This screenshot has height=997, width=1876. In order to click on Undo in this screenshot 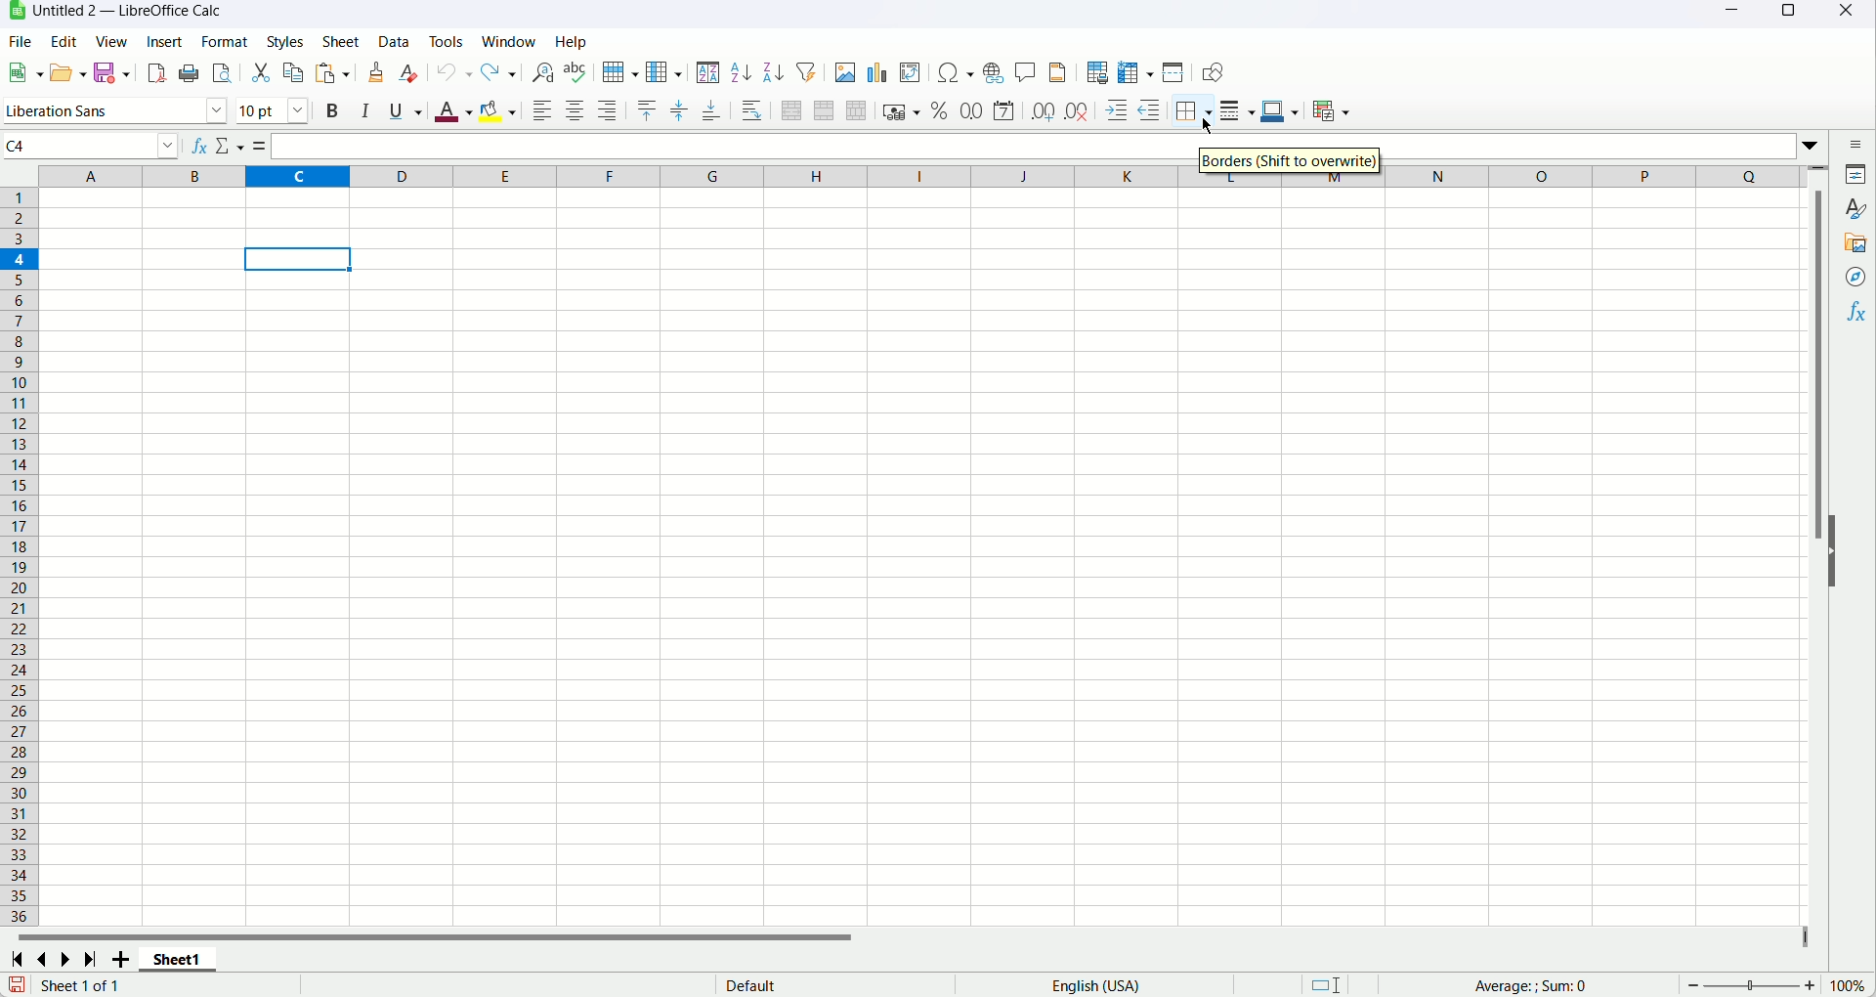, I will do `click(455, 70)`.